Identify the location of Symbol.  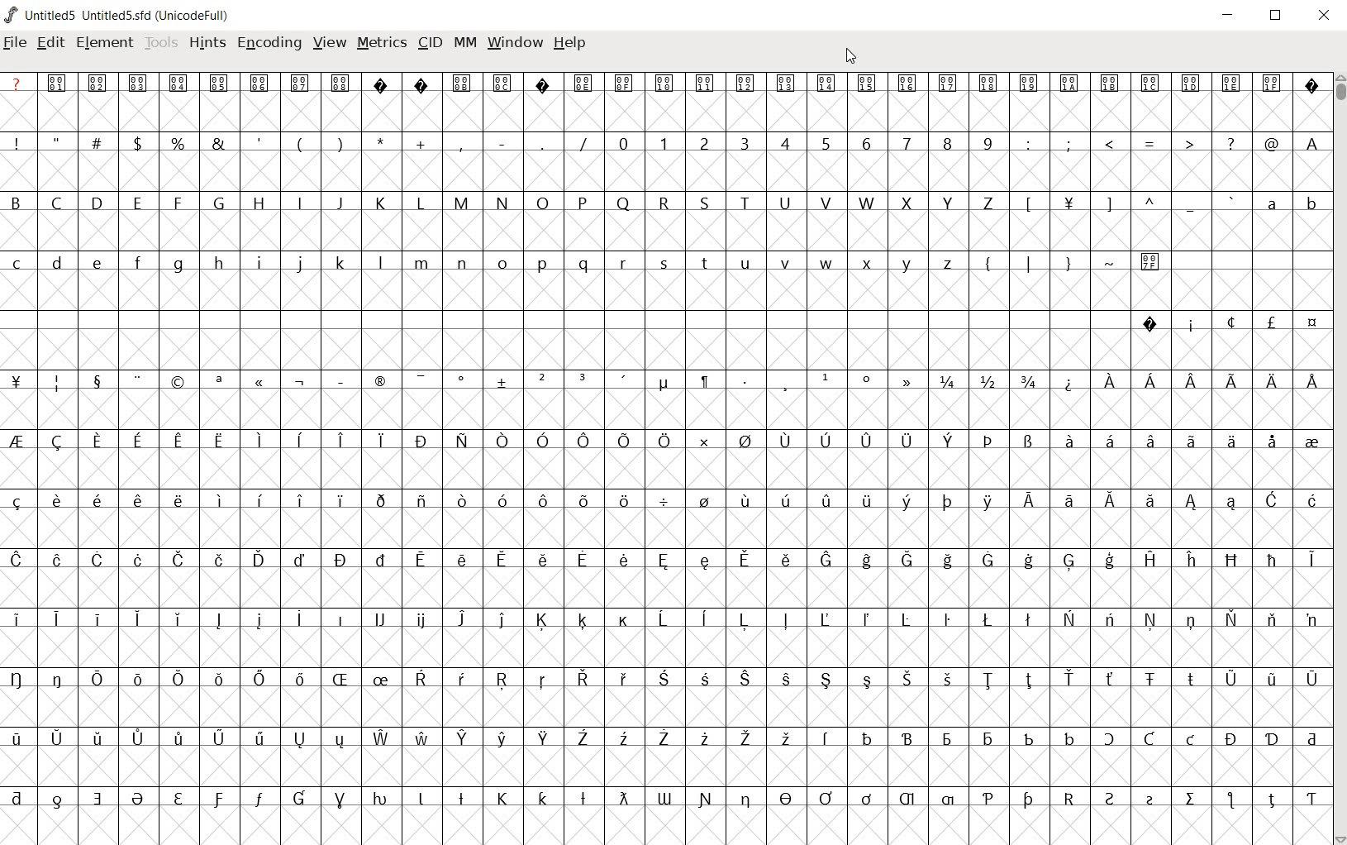
(950, 442).